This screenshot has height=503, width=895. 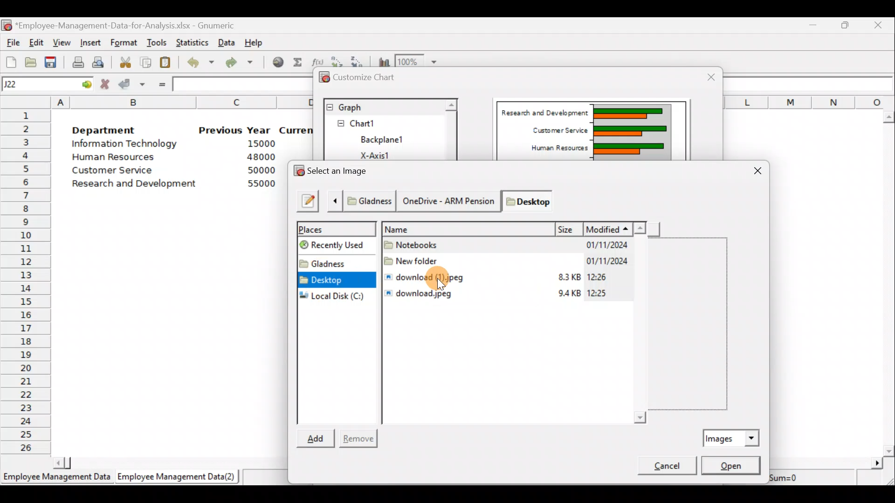 I want to click on Desktop, so click(x=336, y=279).